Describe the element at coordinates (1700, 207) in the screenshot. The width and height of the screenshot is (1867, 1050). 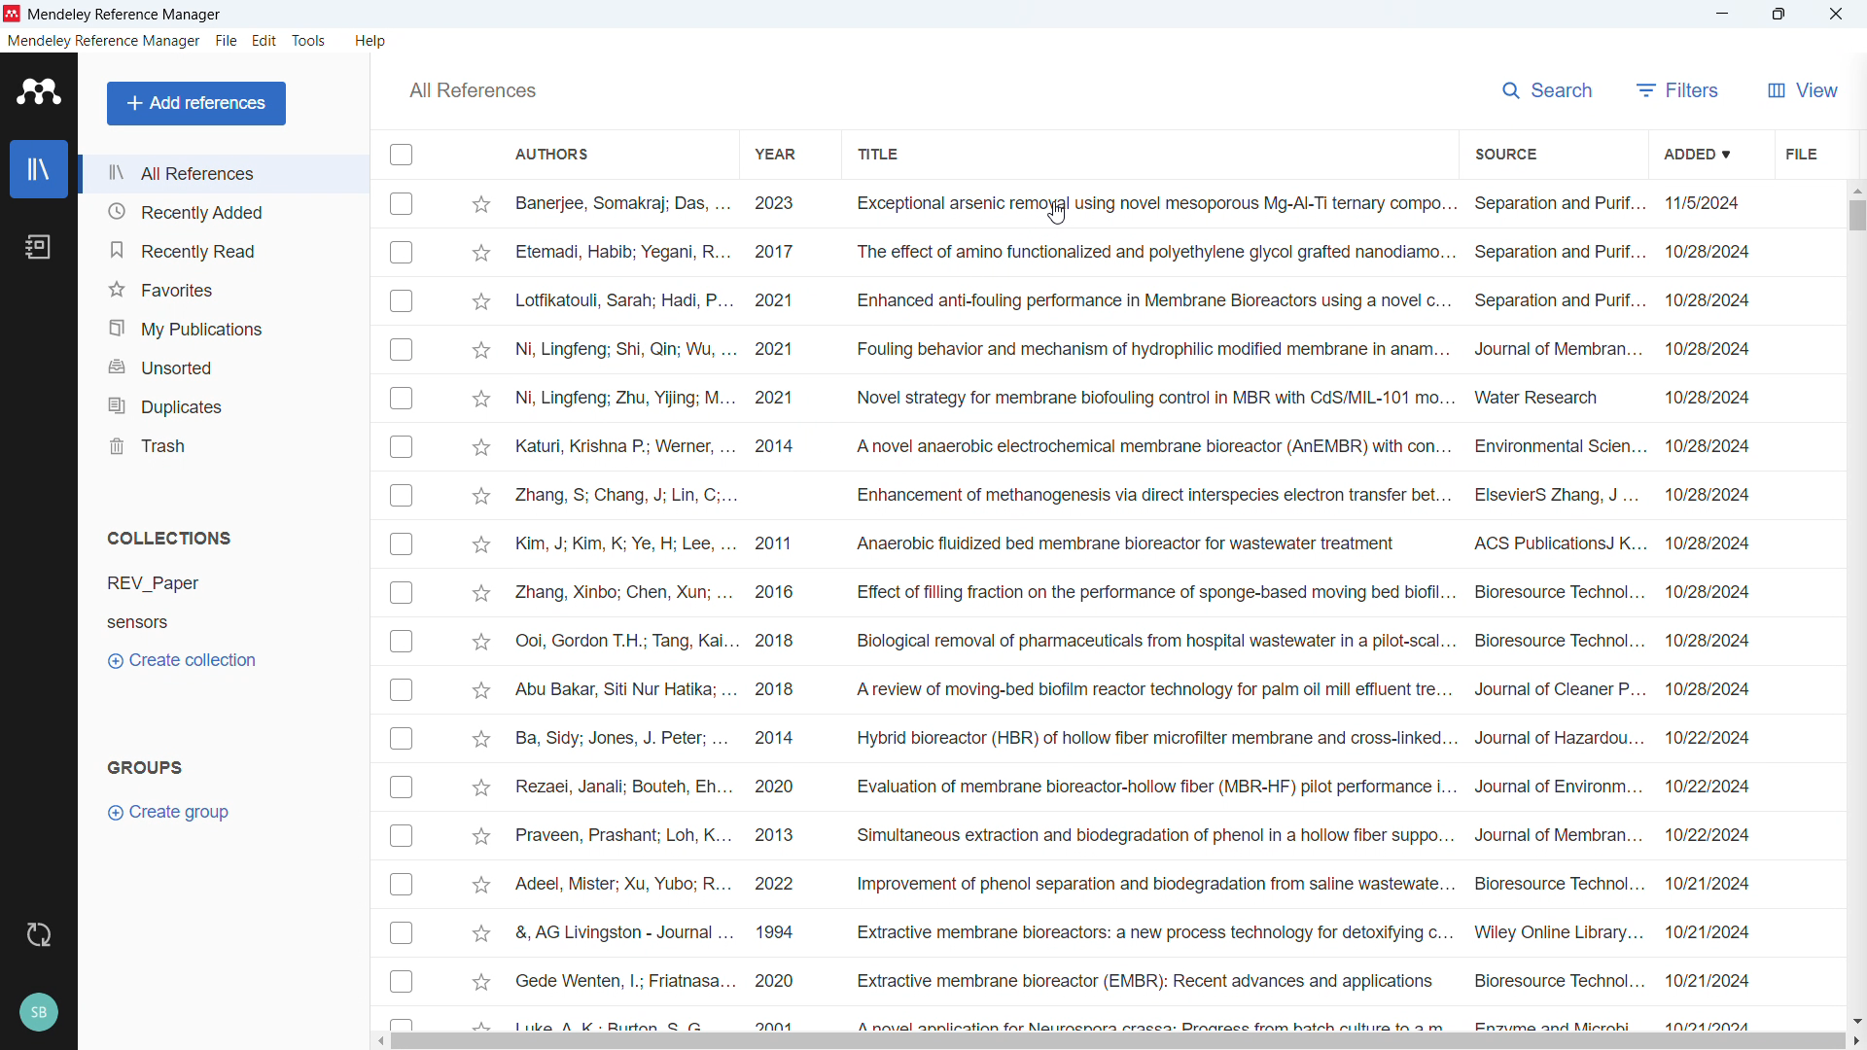
I see `11/5/2024` at that location.